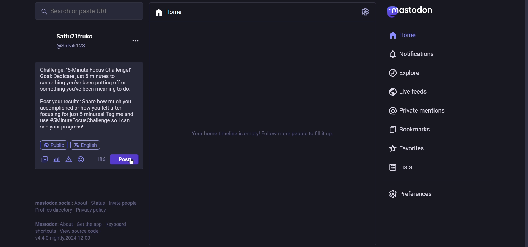 The height and width of the screenshot is (247, 528). I want to click on public, so click(53, 144).